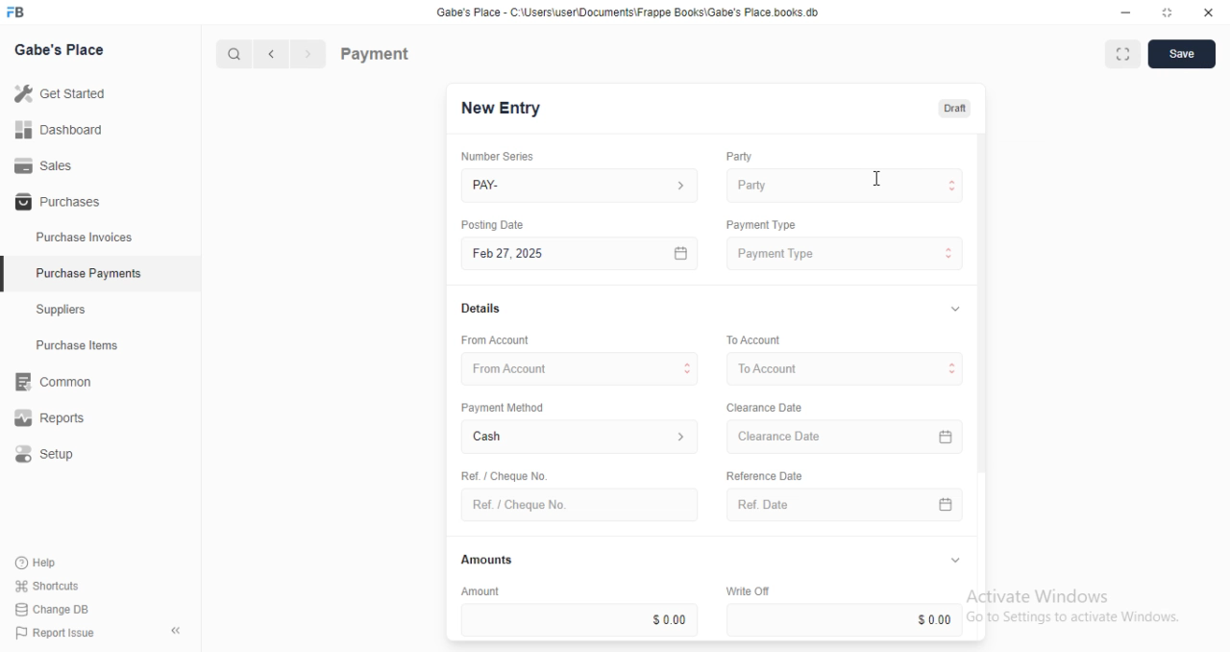 This screenshot has height=652, width=1230. I want to click on Number Series, so click(490, 156).